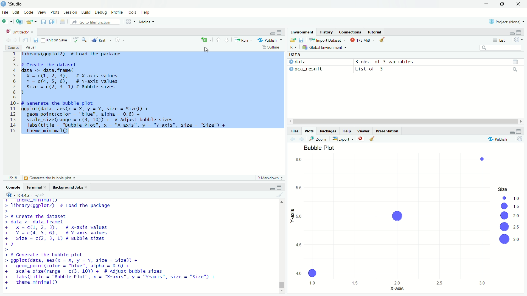 The width and height of the screenshot is (527, 296). What do you see at coordinates (19, 22) in the screenshot?
I see `new project` at bounding box center [19, 22].